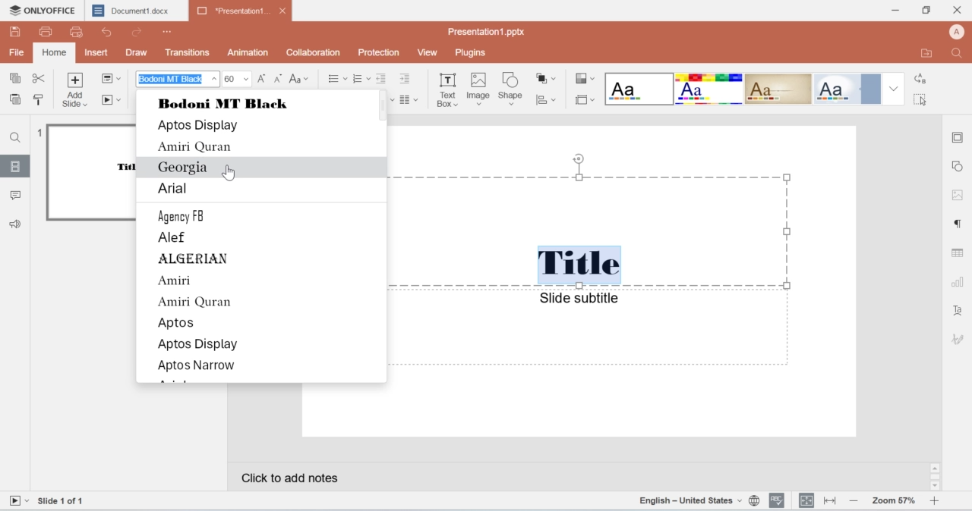  I want to click on Cursor, so click(229, 172).